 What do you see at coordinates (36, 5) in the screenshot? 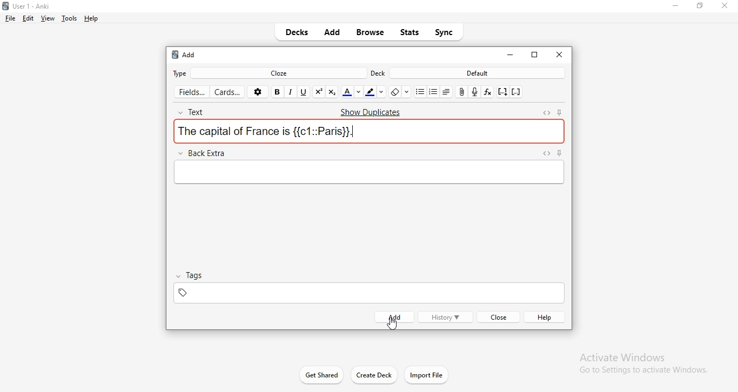
I see `Anki` at bounding box center [36, 5].